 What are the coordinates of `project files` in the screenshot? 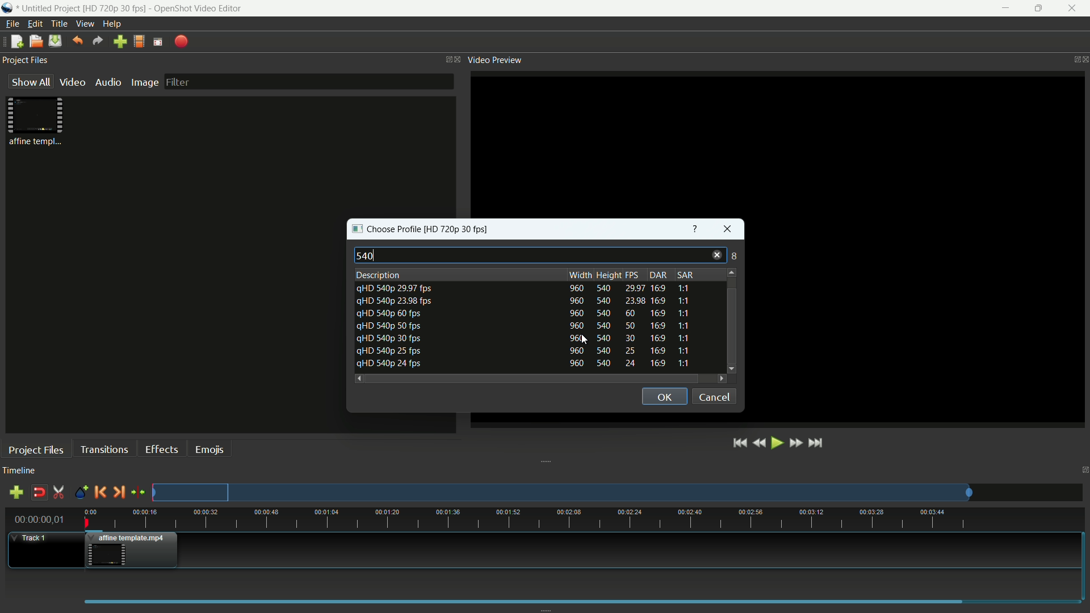 It's located at (26, 60).